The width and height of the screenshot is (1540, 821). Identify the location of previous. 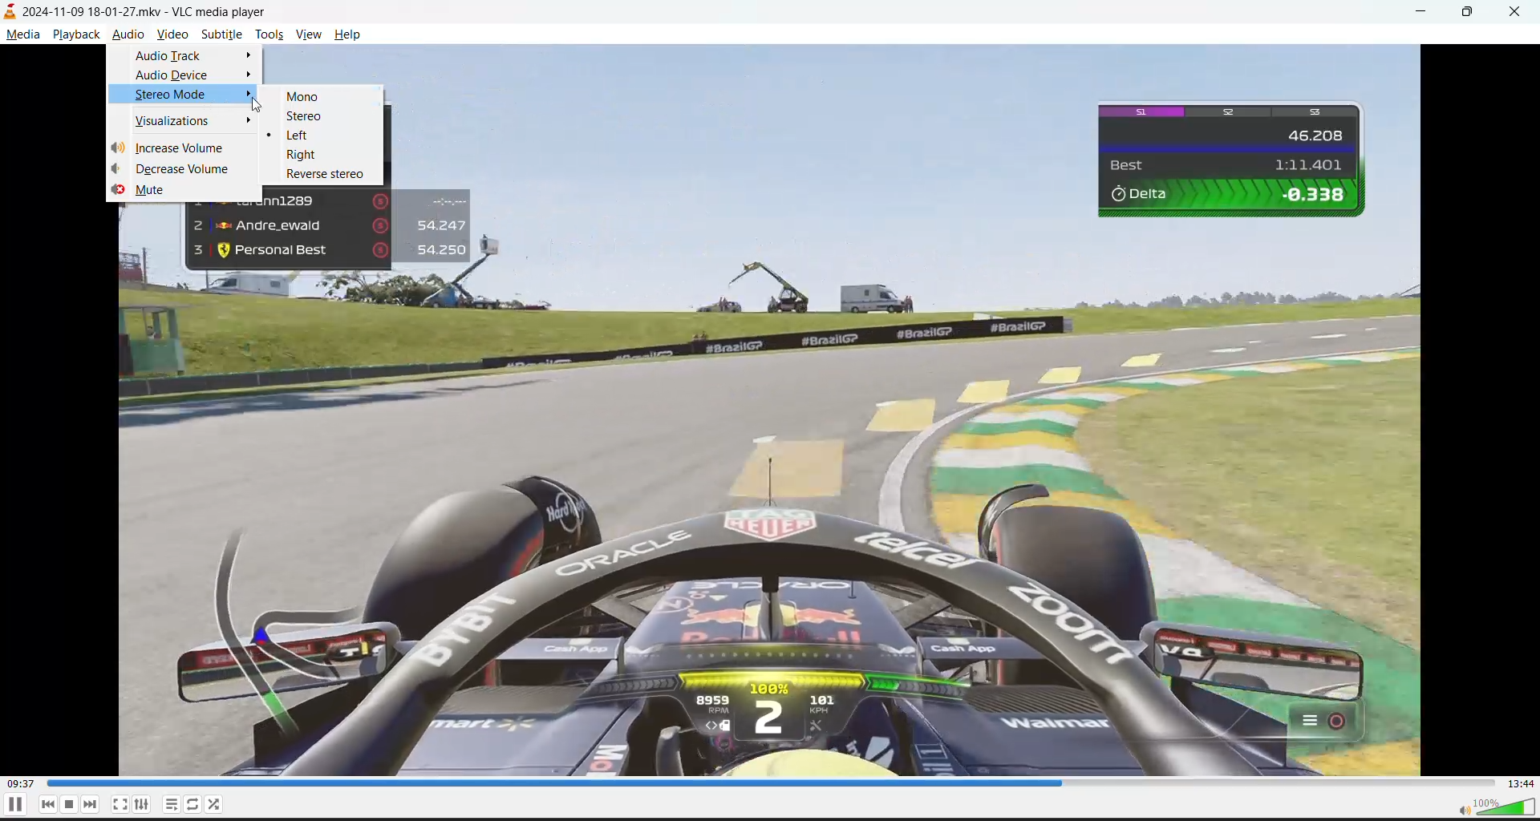
(48, 804).